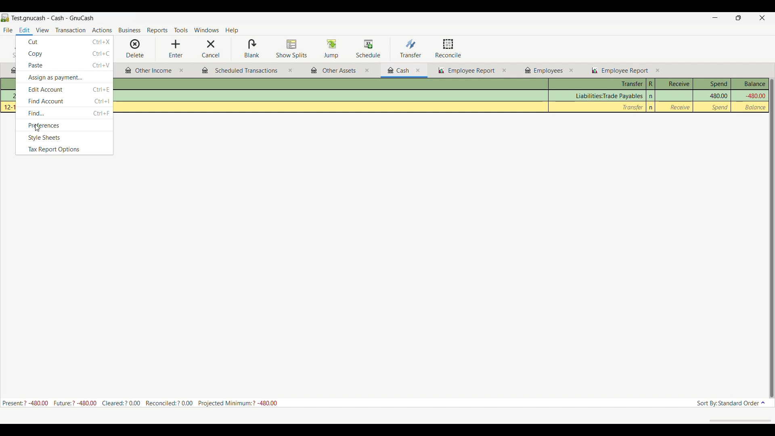 The image size is (775, 436). I want to click on File, so click(7, 29).